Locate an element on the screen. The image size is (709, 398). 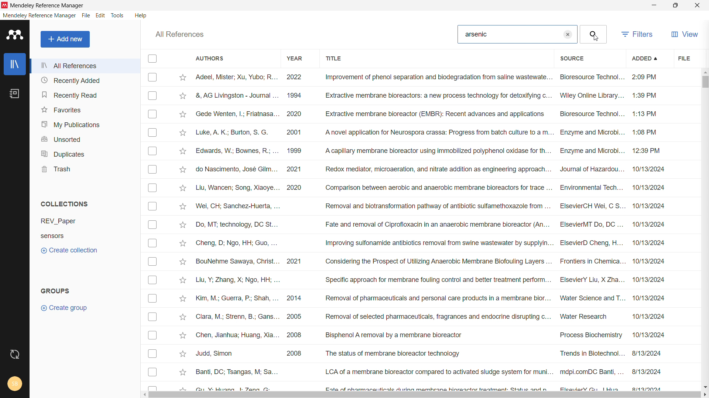
source is located at coordinates (589, 58).